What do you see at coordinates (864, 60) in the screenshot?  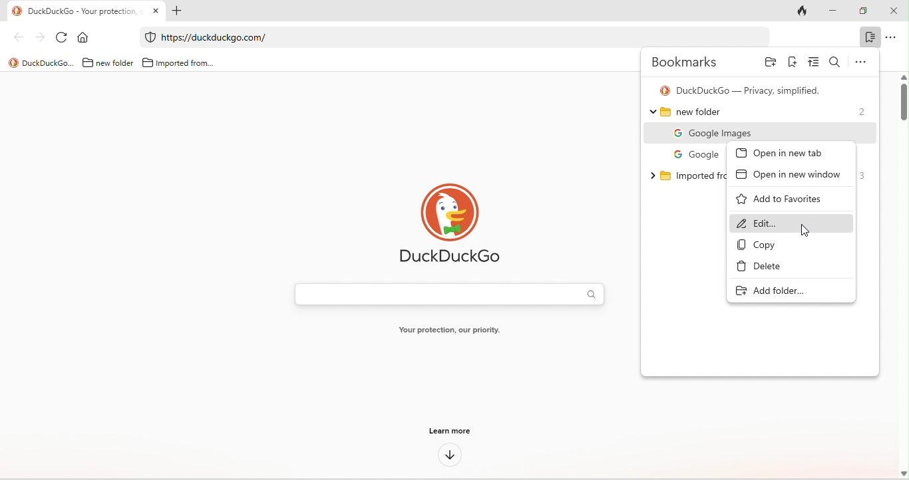 I see `options` at bounding box center [864, 60].